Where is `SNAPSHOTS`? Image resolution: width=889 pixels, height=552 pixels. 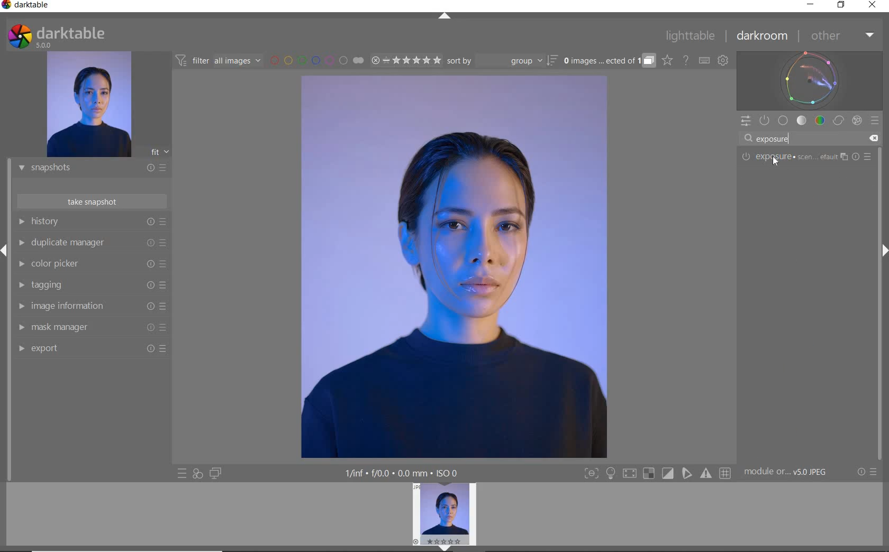
SNAPSHOTS is located at coordinates (88, 169).